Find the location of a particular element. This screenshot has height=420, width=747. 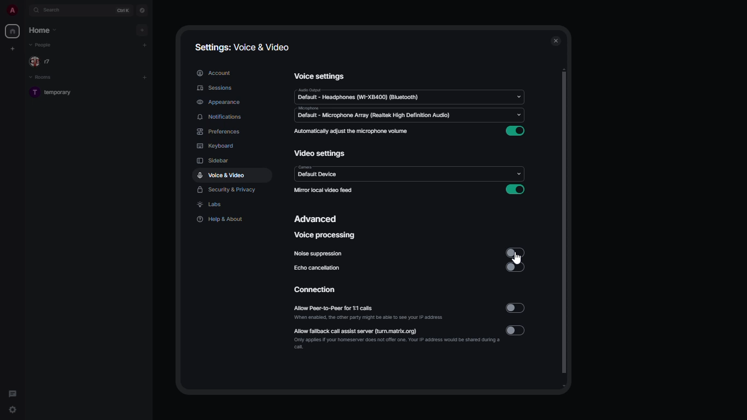

people is located at coordinates (42, 46).